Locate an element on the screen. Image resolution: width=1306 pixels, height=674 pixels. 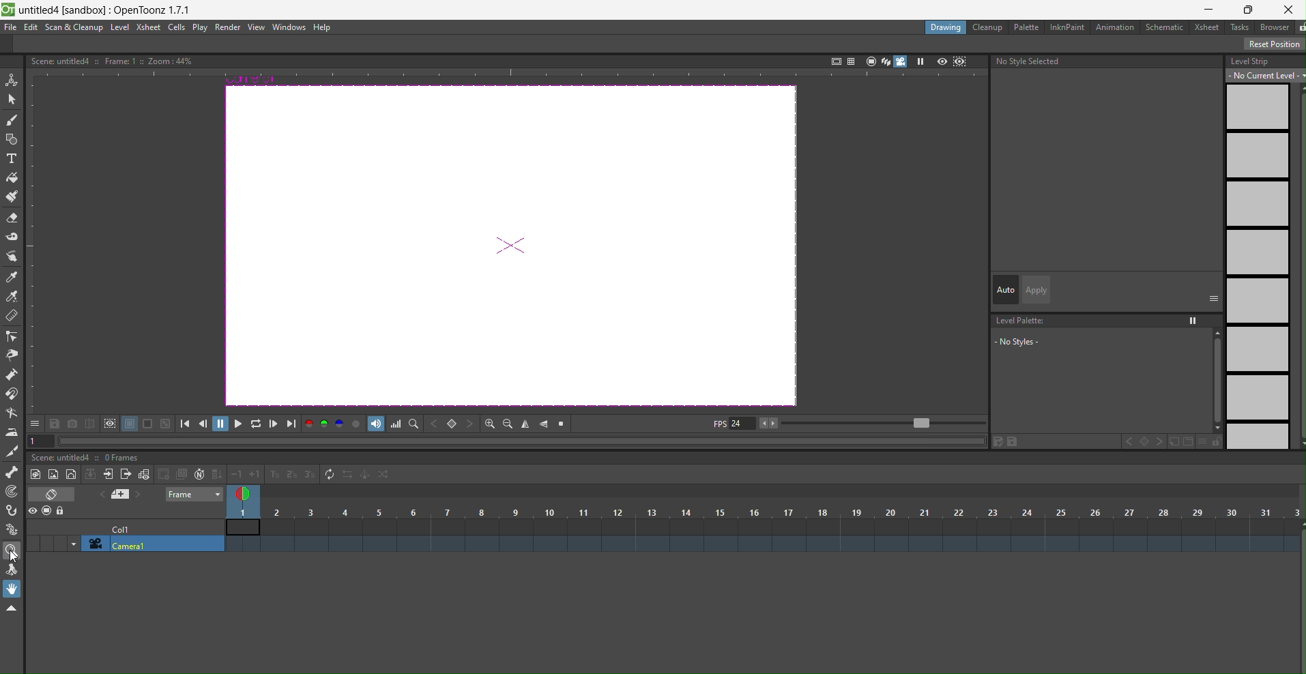
new frame is located at coordinates (145, 474).